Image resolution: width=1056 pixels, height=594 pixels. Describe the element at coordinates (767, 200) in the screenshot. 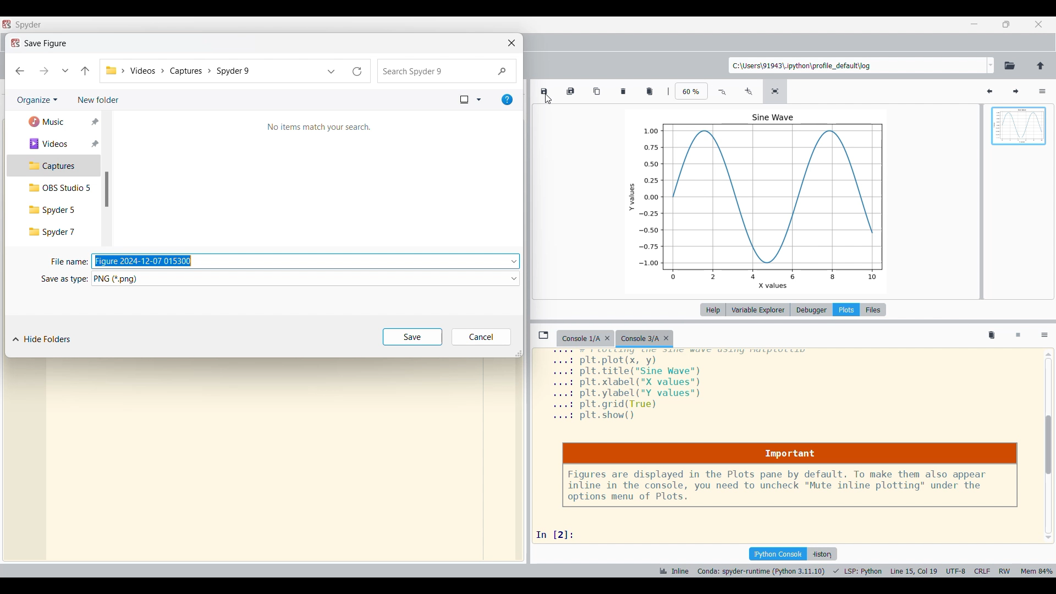

I see `chart within plot pane` at that location.